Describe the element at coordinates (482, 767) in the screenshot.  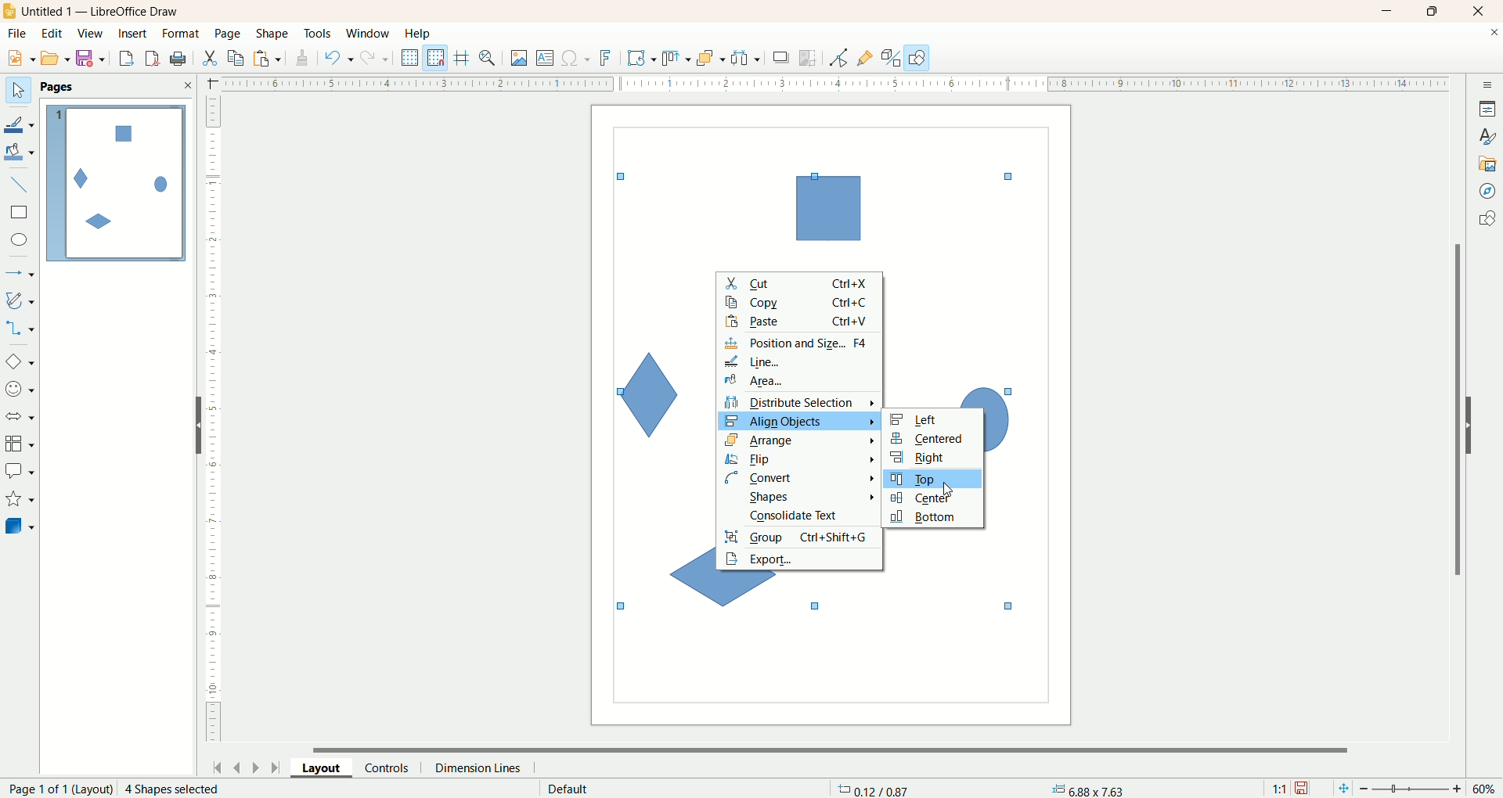
I see `dimension lines` at that location.